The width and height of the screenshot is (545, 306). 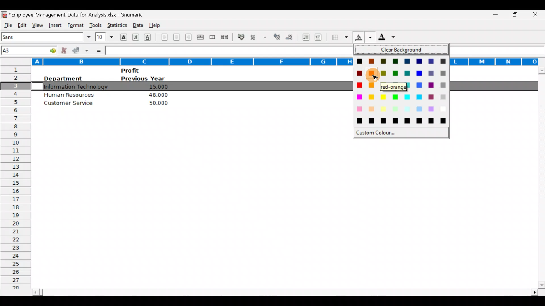 What do you see at coordinates (292, 37) in the screenshot?
I see `Decrease decimals` at bounding box center [292, 37].